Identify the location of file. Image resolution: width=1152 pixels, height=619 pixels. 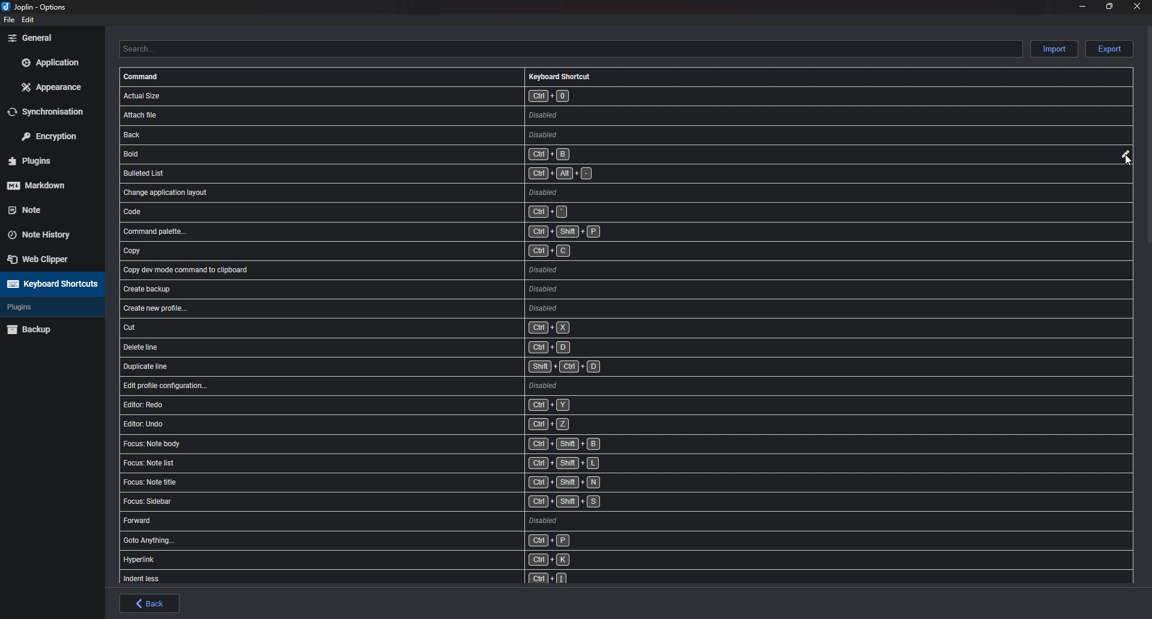
(8, 20).